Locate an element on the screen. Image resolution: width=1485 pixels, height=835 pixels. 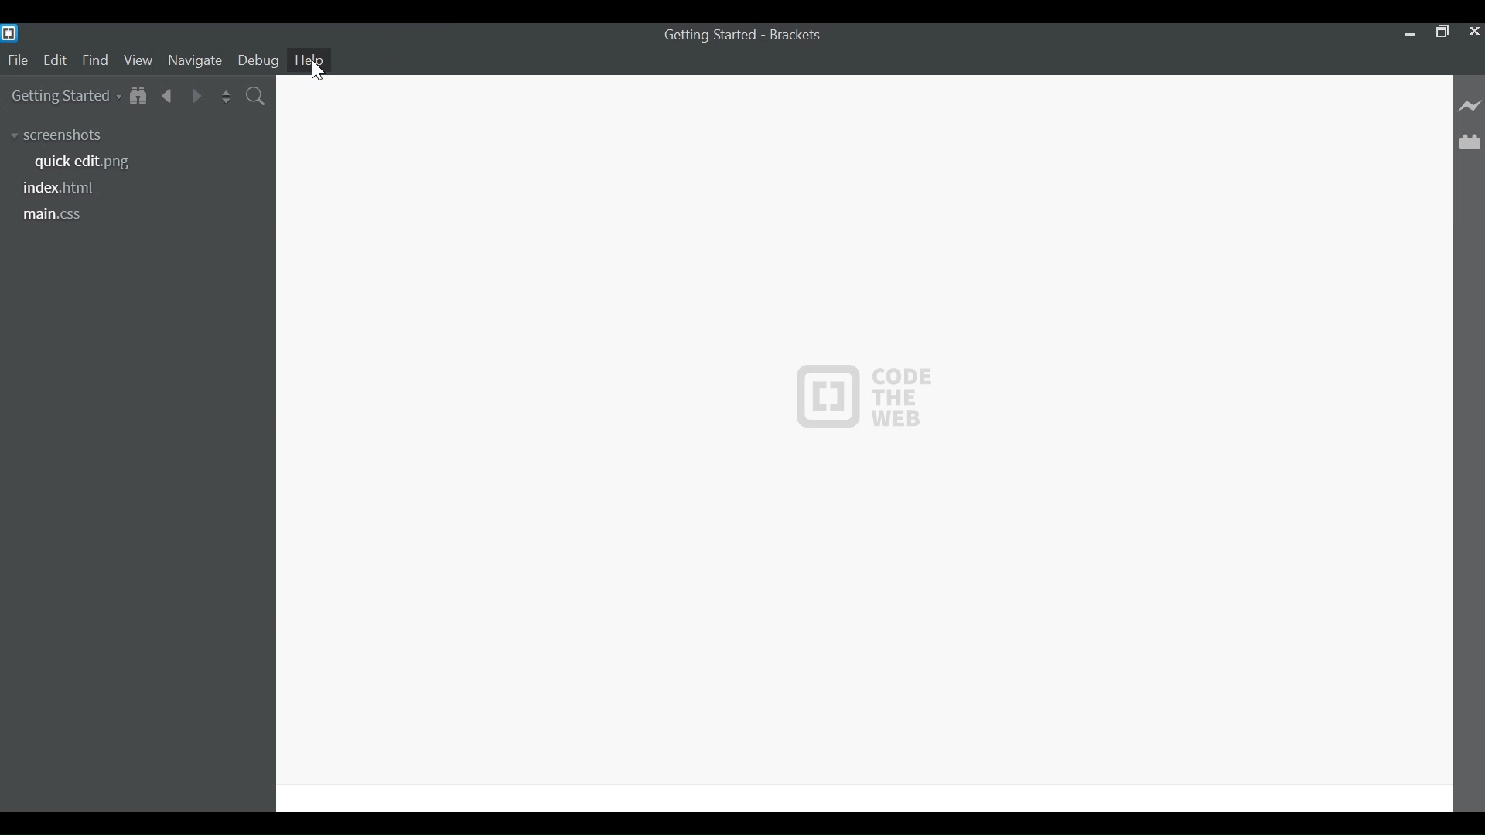
Find in Files is located at coordinates (257, 95).